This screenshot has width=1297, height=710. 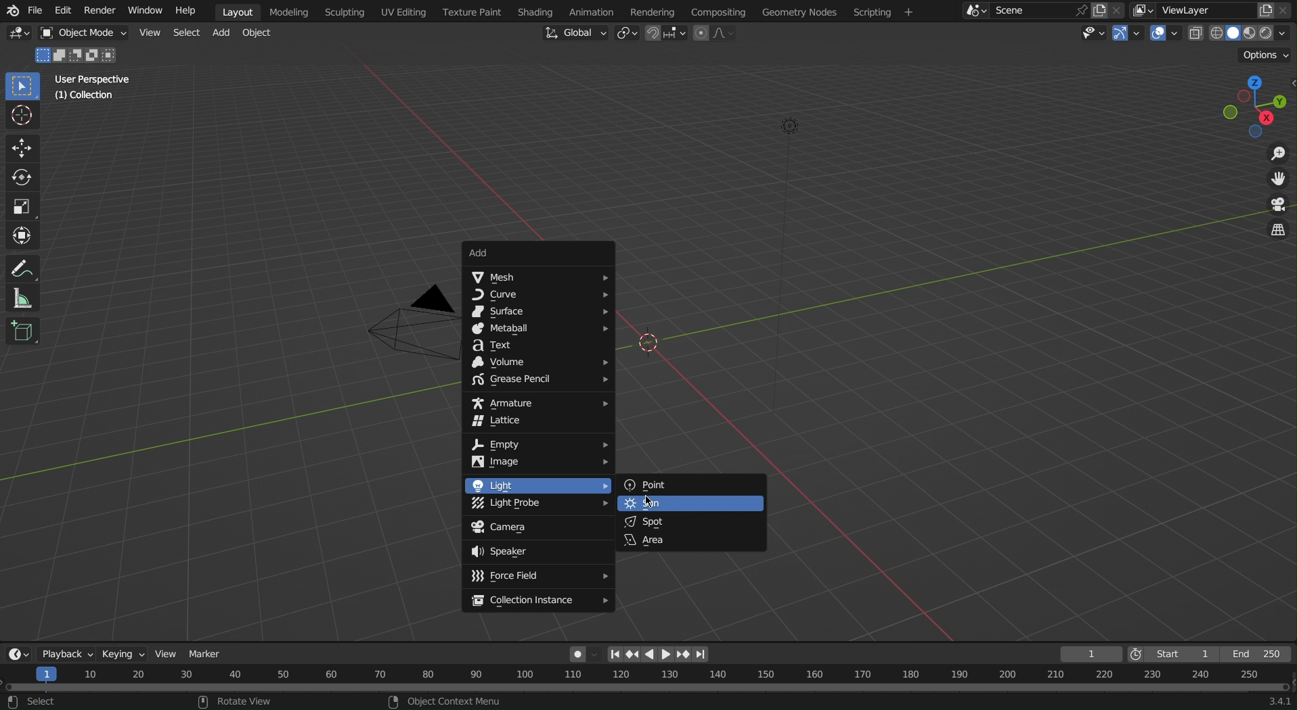 What do you see at coordinates (68, 653) in the screenshot?
I see `Playback` at bounding box center [68, 653].